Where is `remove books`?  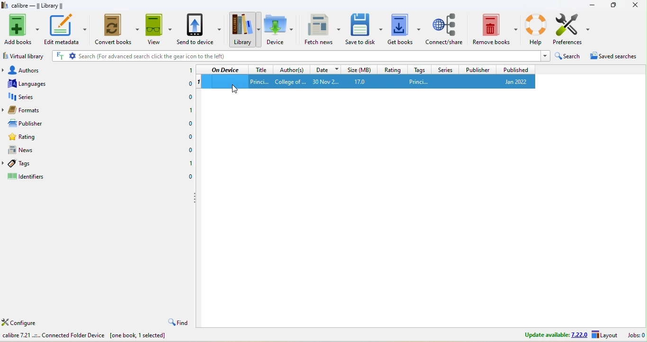 remove books is located at coordinates (495, 28).